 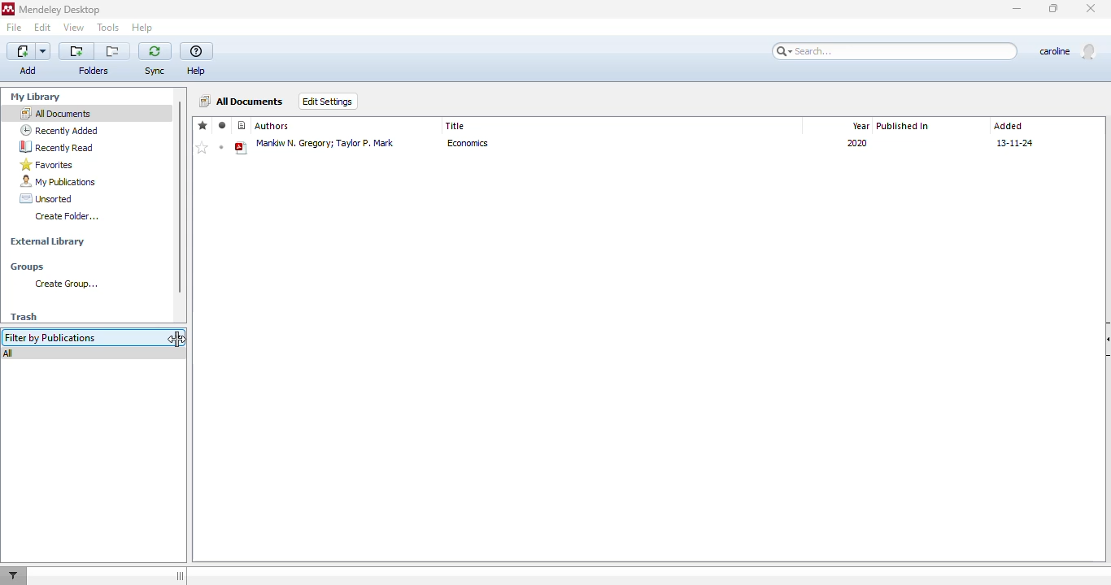 I want to click on reference type, so click(x=242, y=126).